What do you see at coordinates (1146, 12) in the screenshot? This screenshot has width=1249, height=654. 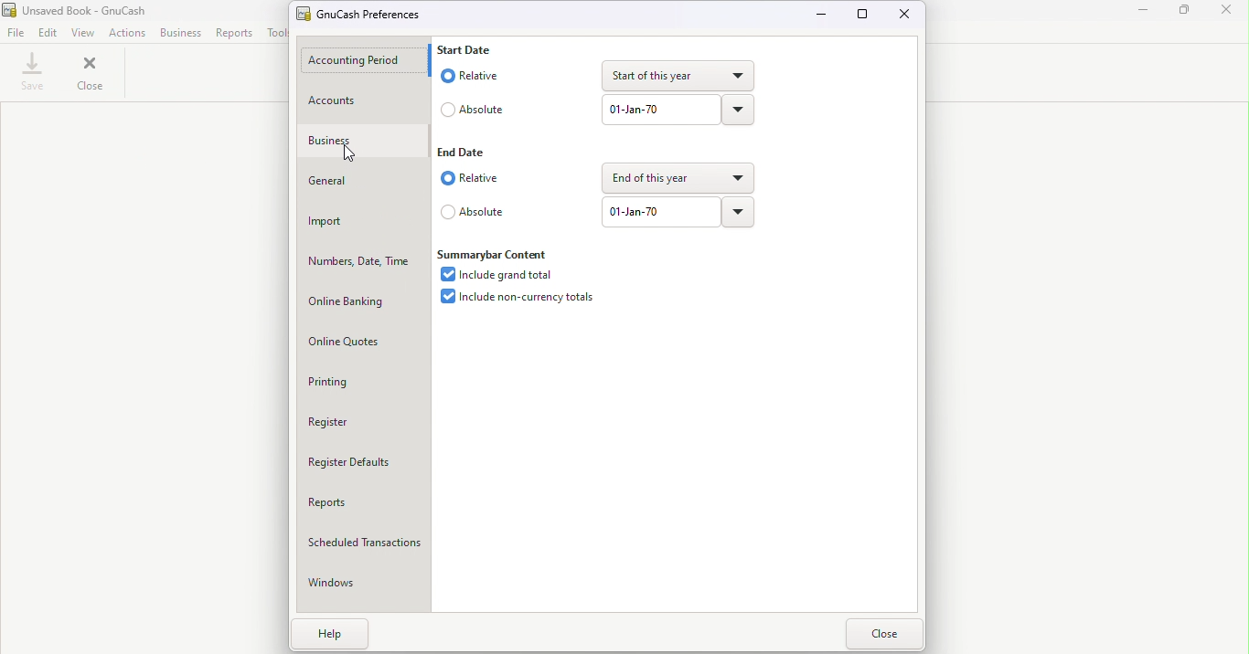 I see `Minimize` at bounding box center [1146, 12].